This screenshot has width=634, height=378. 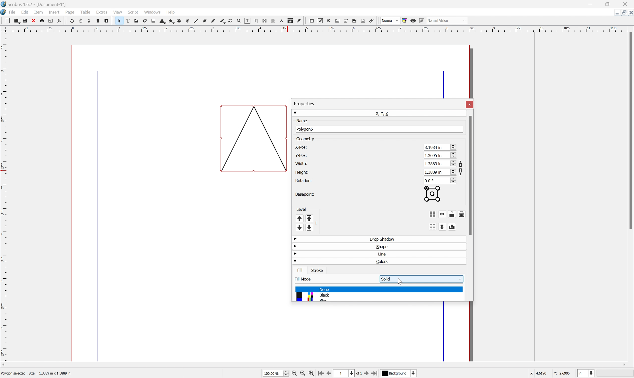 I want to click on Copy item properties, so click(x=291, y=21).